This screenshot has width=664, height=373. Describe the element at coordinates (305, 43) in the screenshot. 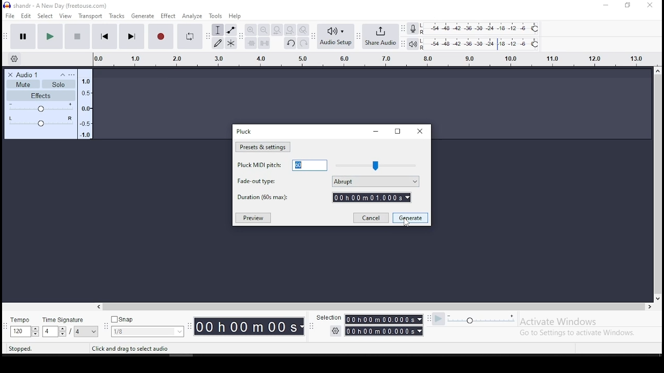

I see `redo` at that location.